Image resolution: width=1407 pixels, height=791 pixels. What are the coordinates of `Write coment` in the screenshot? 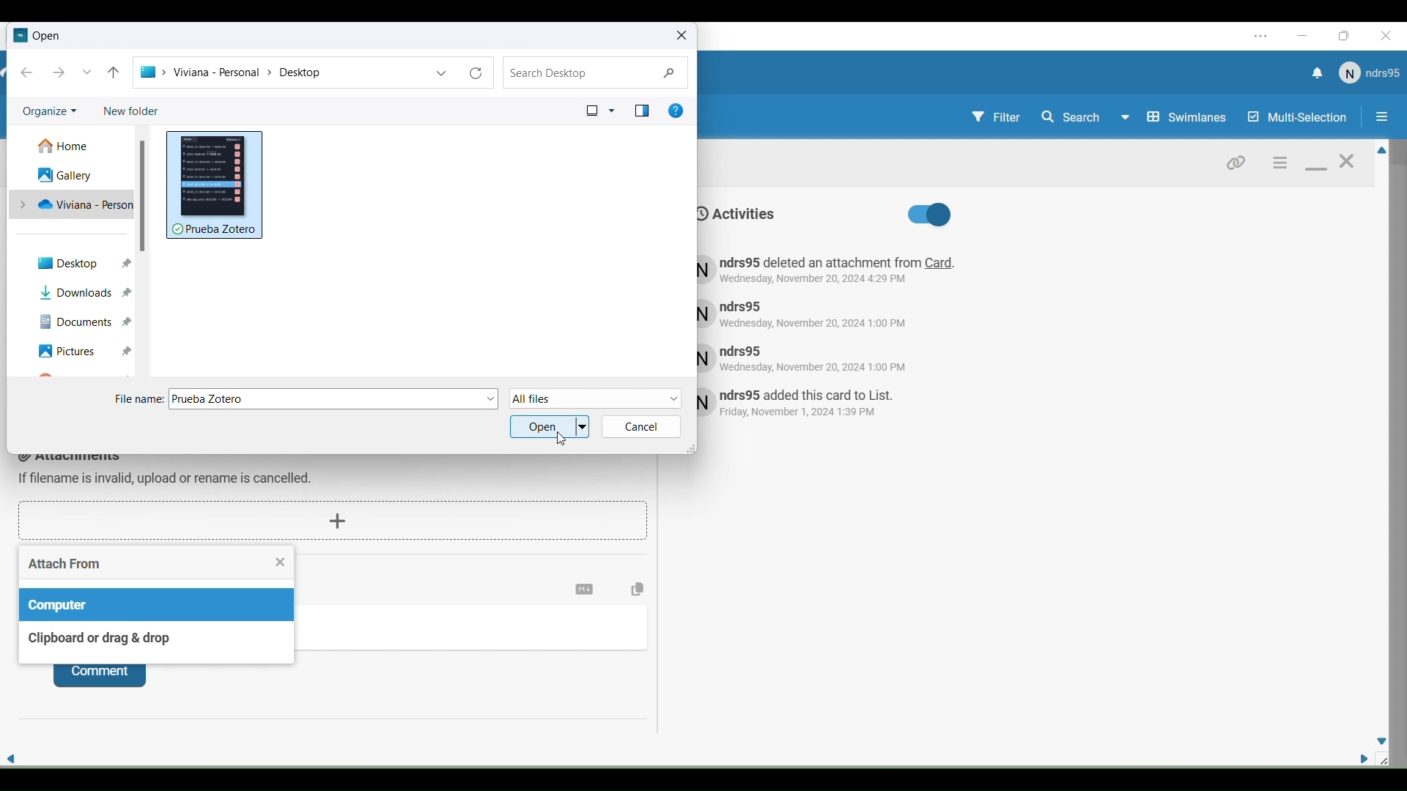 It's located at (476, 631).